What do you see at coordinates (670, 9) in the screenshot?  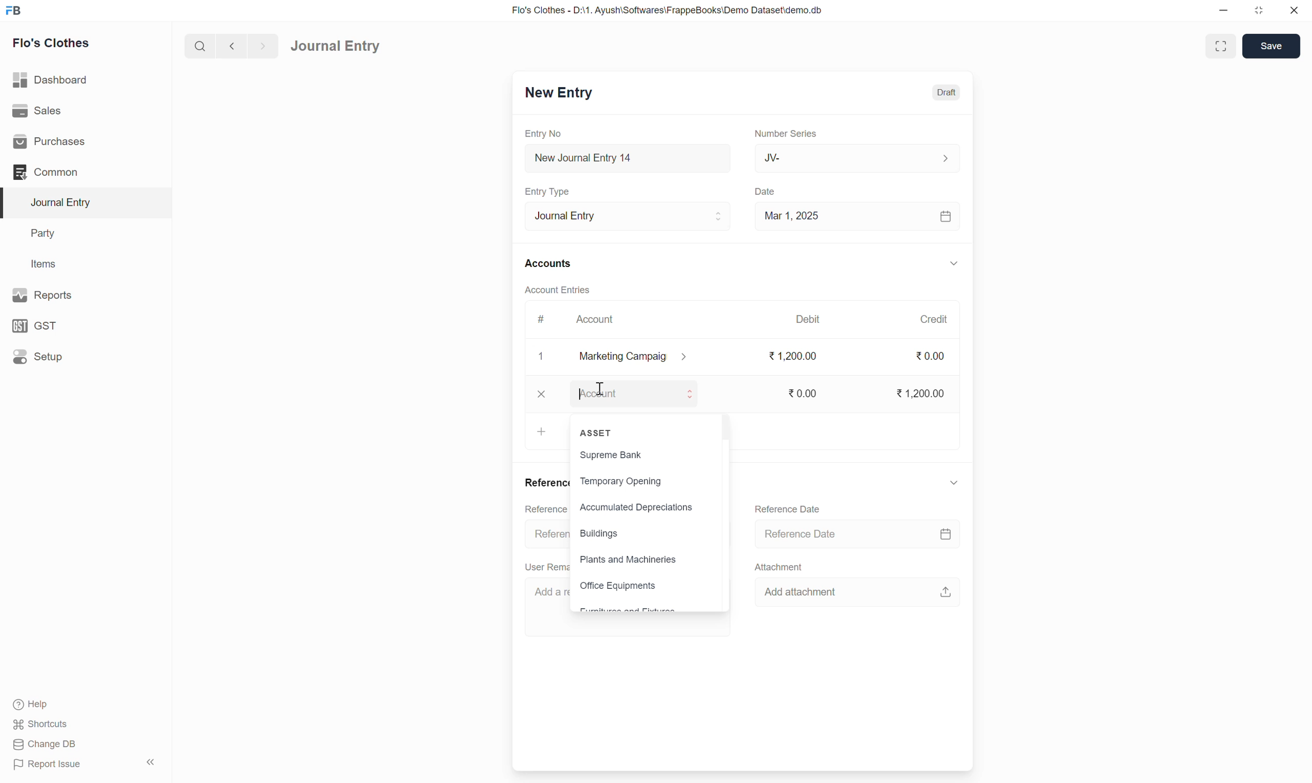 I see `Flo's Clothes - D:\1. Ayush\Softwares\FrappeBooks\Demo Dataset\demo.db` at bounding box center [670, 9].